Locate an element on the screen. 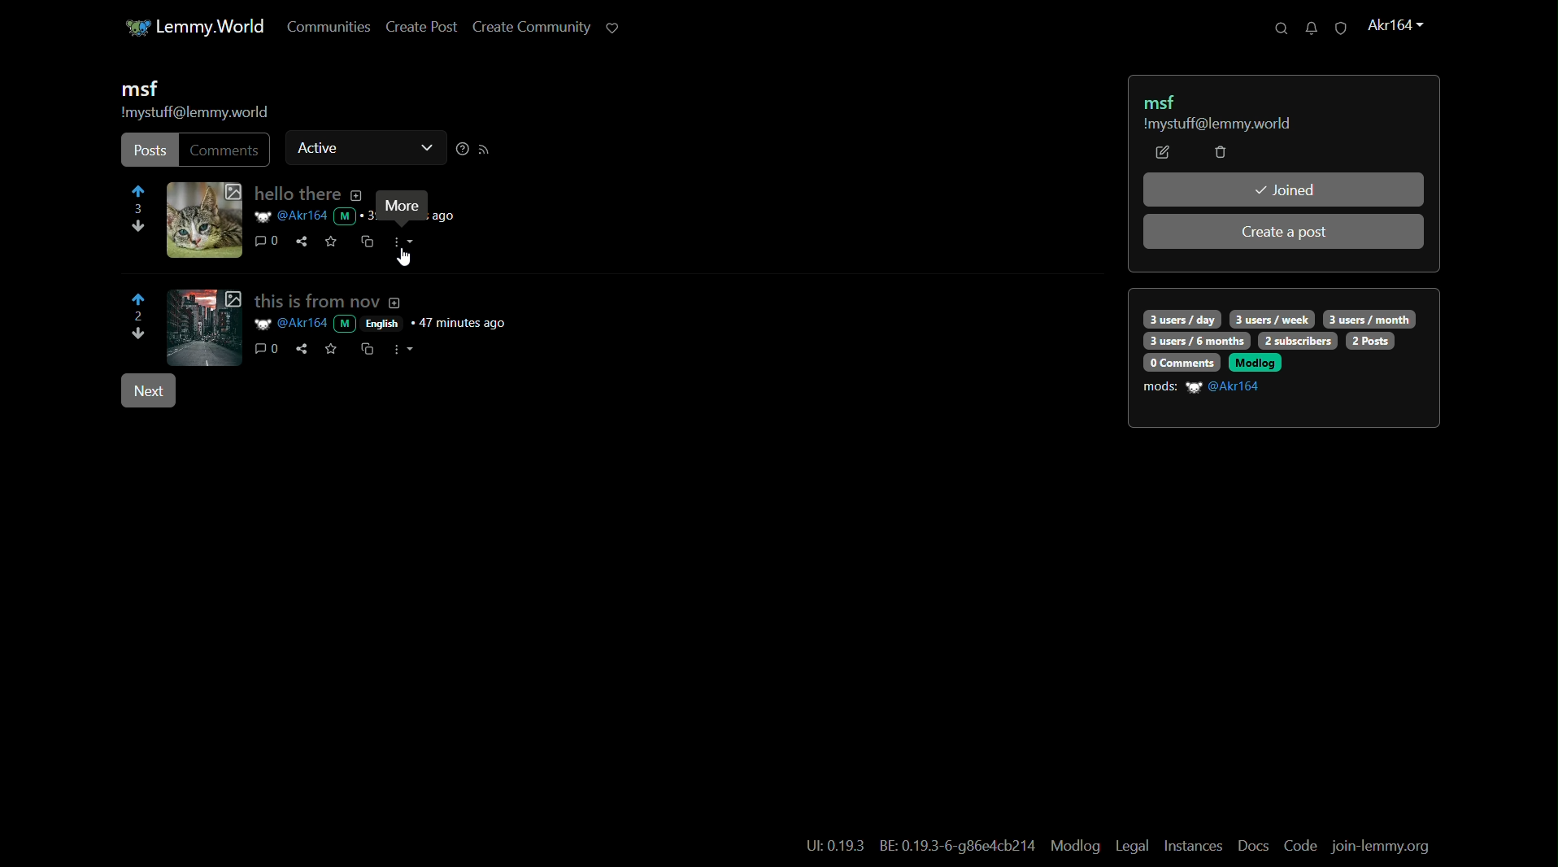 The image size is (1558, 867). legal is located at coordinates (1131, 847).